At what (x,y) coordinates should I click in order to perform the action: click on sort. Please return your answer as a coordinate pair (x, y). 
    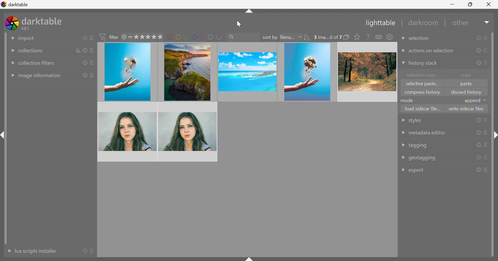
    Looking at the image, I should click on (79, 50).